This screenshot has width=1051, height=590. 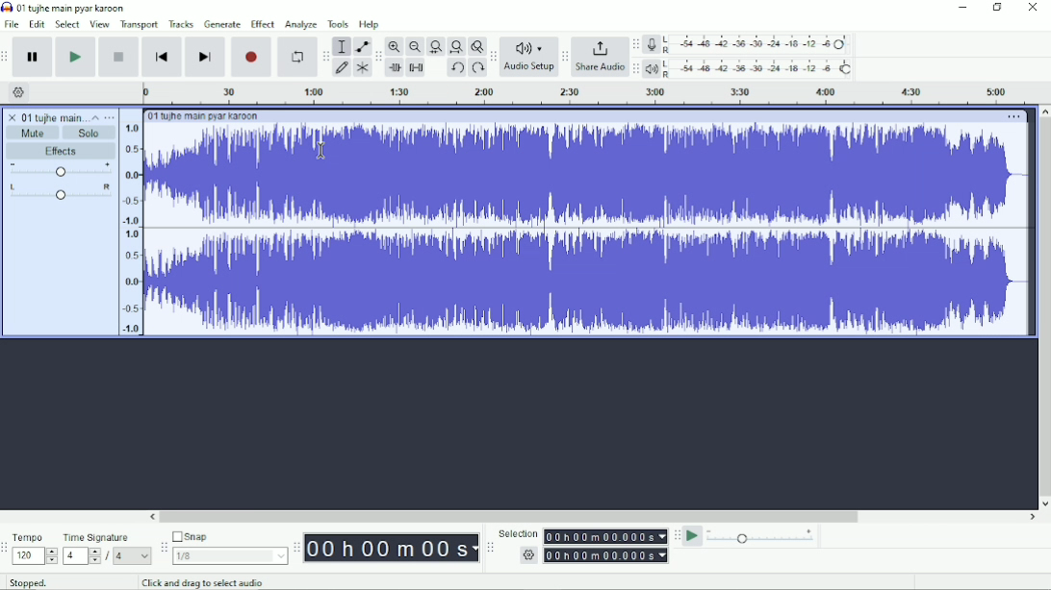 I want to click on Vertical scrollbar, so click(x=1044, y=301).